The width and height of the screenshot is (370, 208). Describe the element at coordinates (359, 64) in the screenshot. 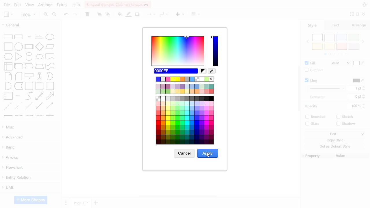

I see `fill color` at that location.